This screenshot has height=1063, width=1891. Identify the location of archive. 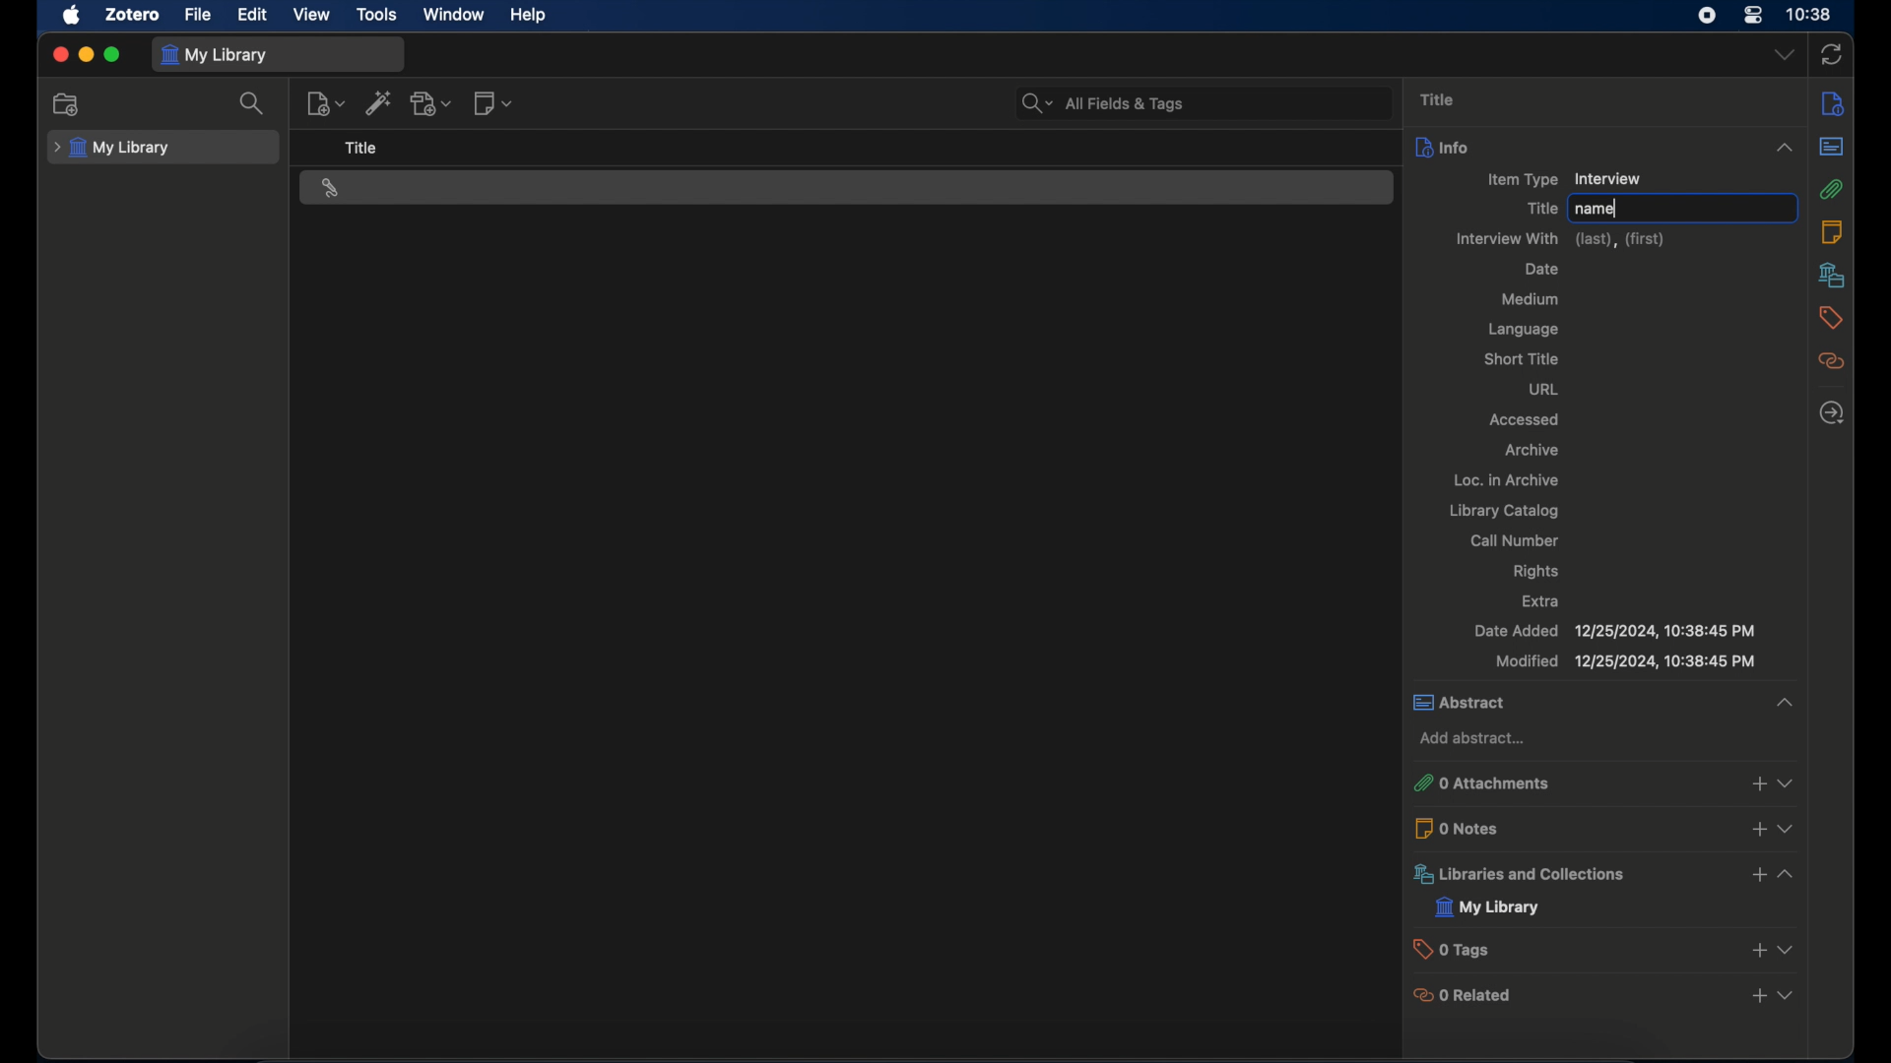
(1531, 450).